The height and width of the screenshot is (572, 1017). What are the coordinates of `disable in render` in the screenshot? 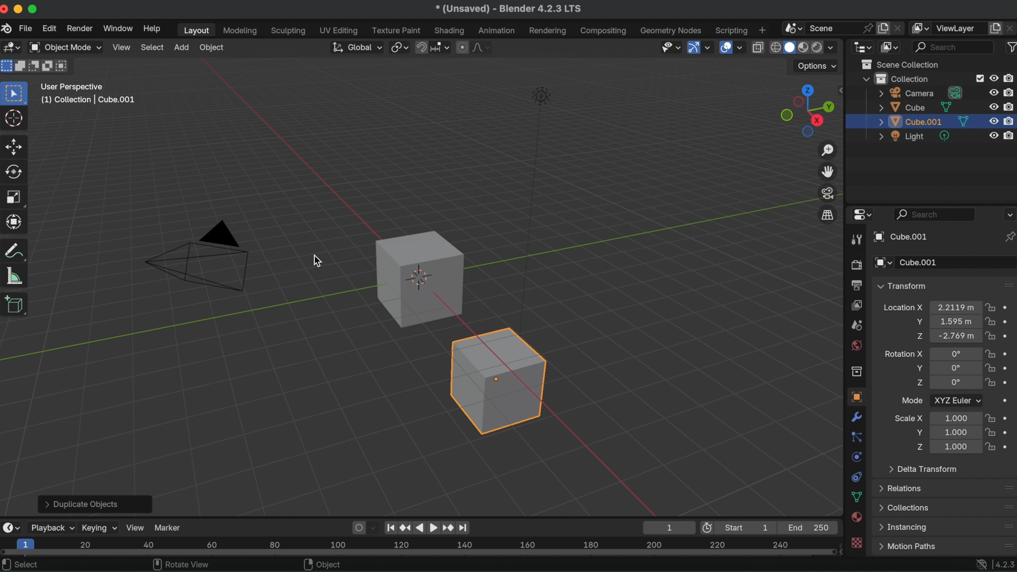 It's located at (1010, 92).